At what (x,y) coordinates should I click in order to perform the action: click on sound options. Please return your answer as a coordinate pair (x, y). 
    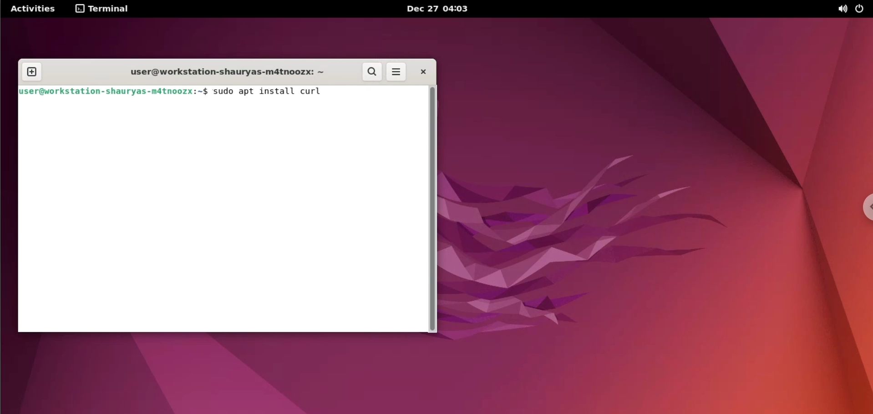
    Looking at the image, I should click on (838, 9).